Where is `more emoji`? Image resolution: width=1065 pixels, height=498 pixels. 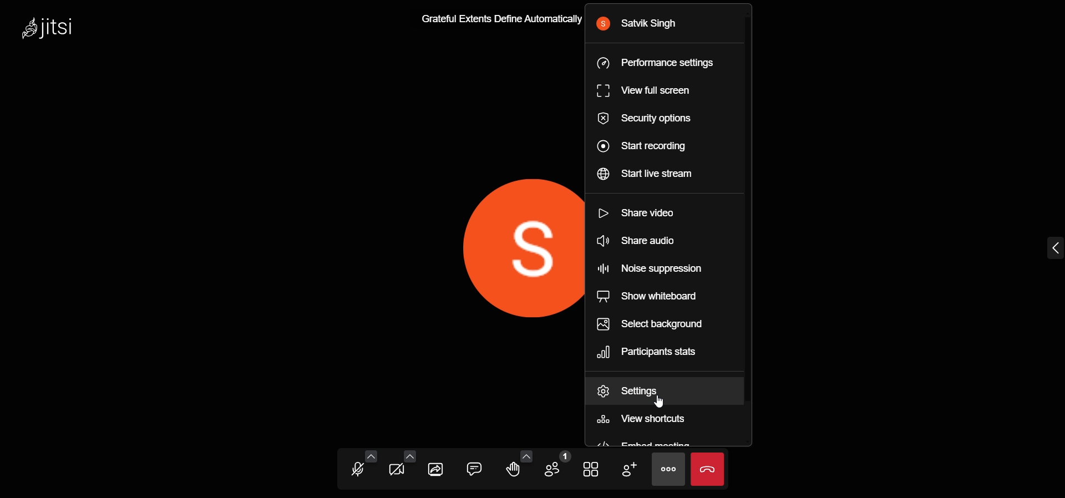
more emoji is located at coordinates (526, 454).